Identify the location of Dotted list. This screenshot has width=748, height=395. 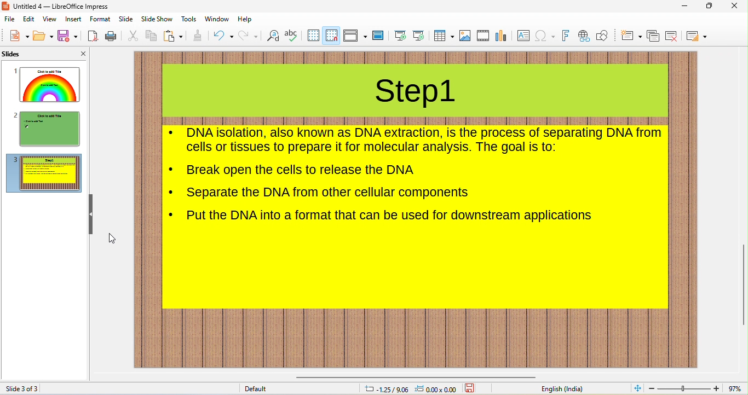
(171, 214).